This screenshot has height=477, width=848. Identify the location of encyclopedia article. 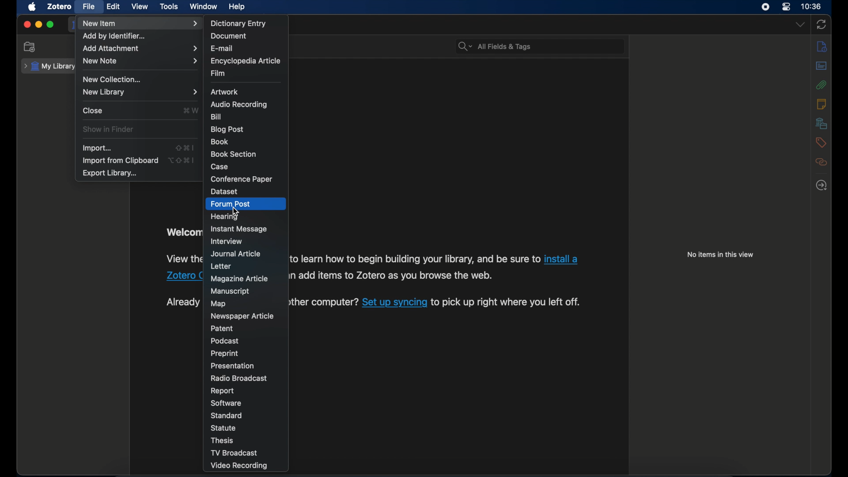
(245, 61).